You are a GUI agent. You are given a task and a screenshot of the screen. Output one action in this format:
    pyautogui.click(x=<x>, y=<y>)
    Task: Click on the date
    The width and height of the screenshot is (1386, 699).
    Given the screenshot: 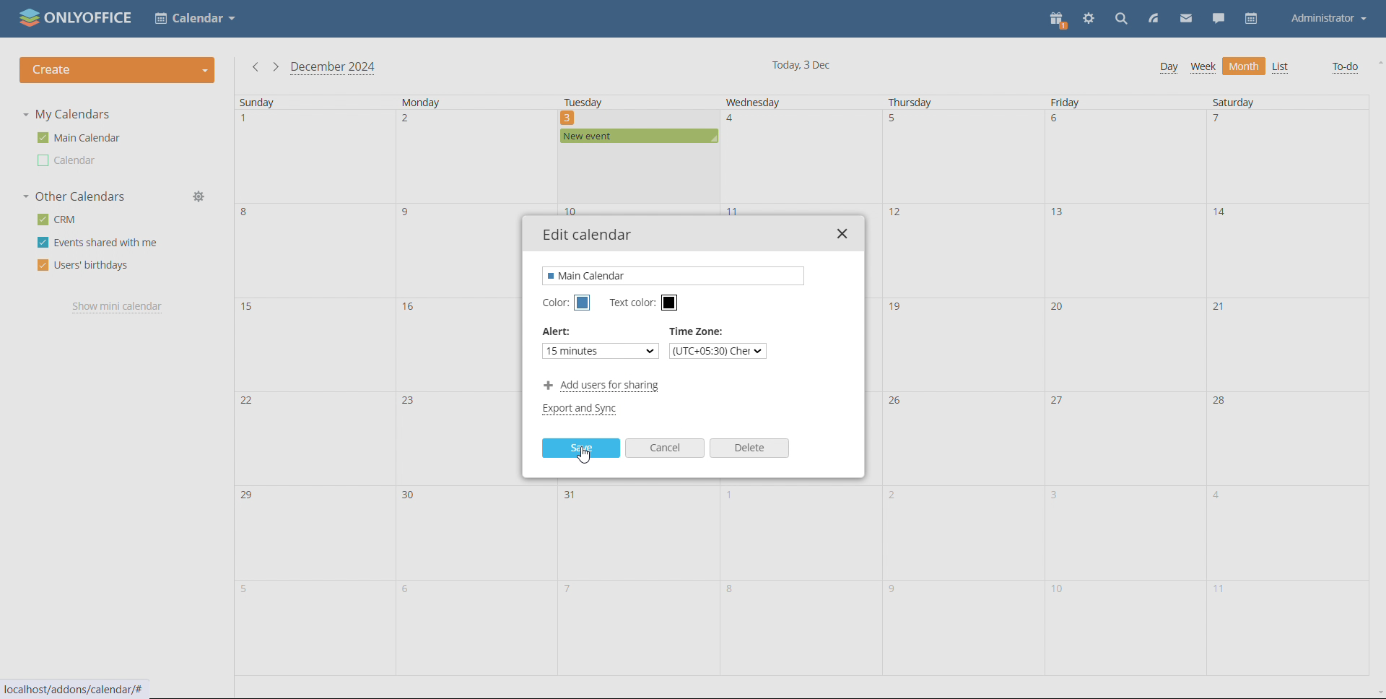 What is the action you would take?
    pyautogui.click(x=640, y=175)
    